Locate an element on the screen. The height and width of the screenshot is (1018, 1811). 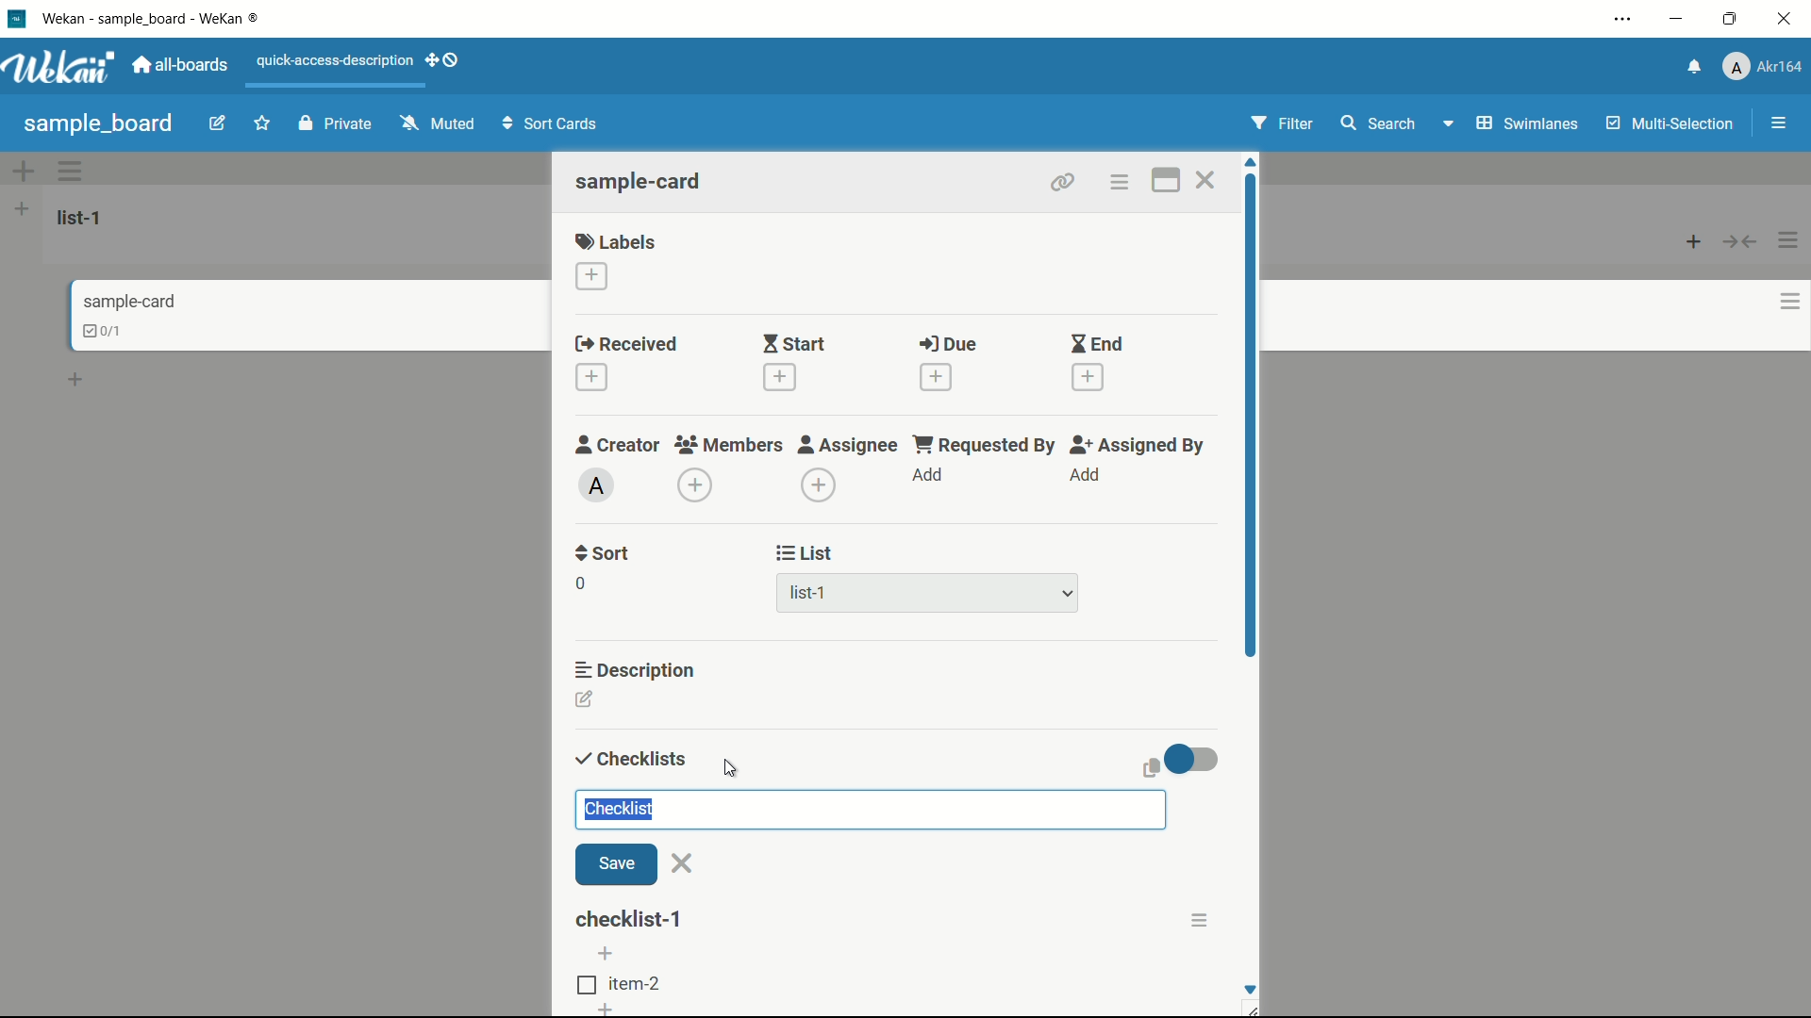
requested by is located at coordinates (986, 444).